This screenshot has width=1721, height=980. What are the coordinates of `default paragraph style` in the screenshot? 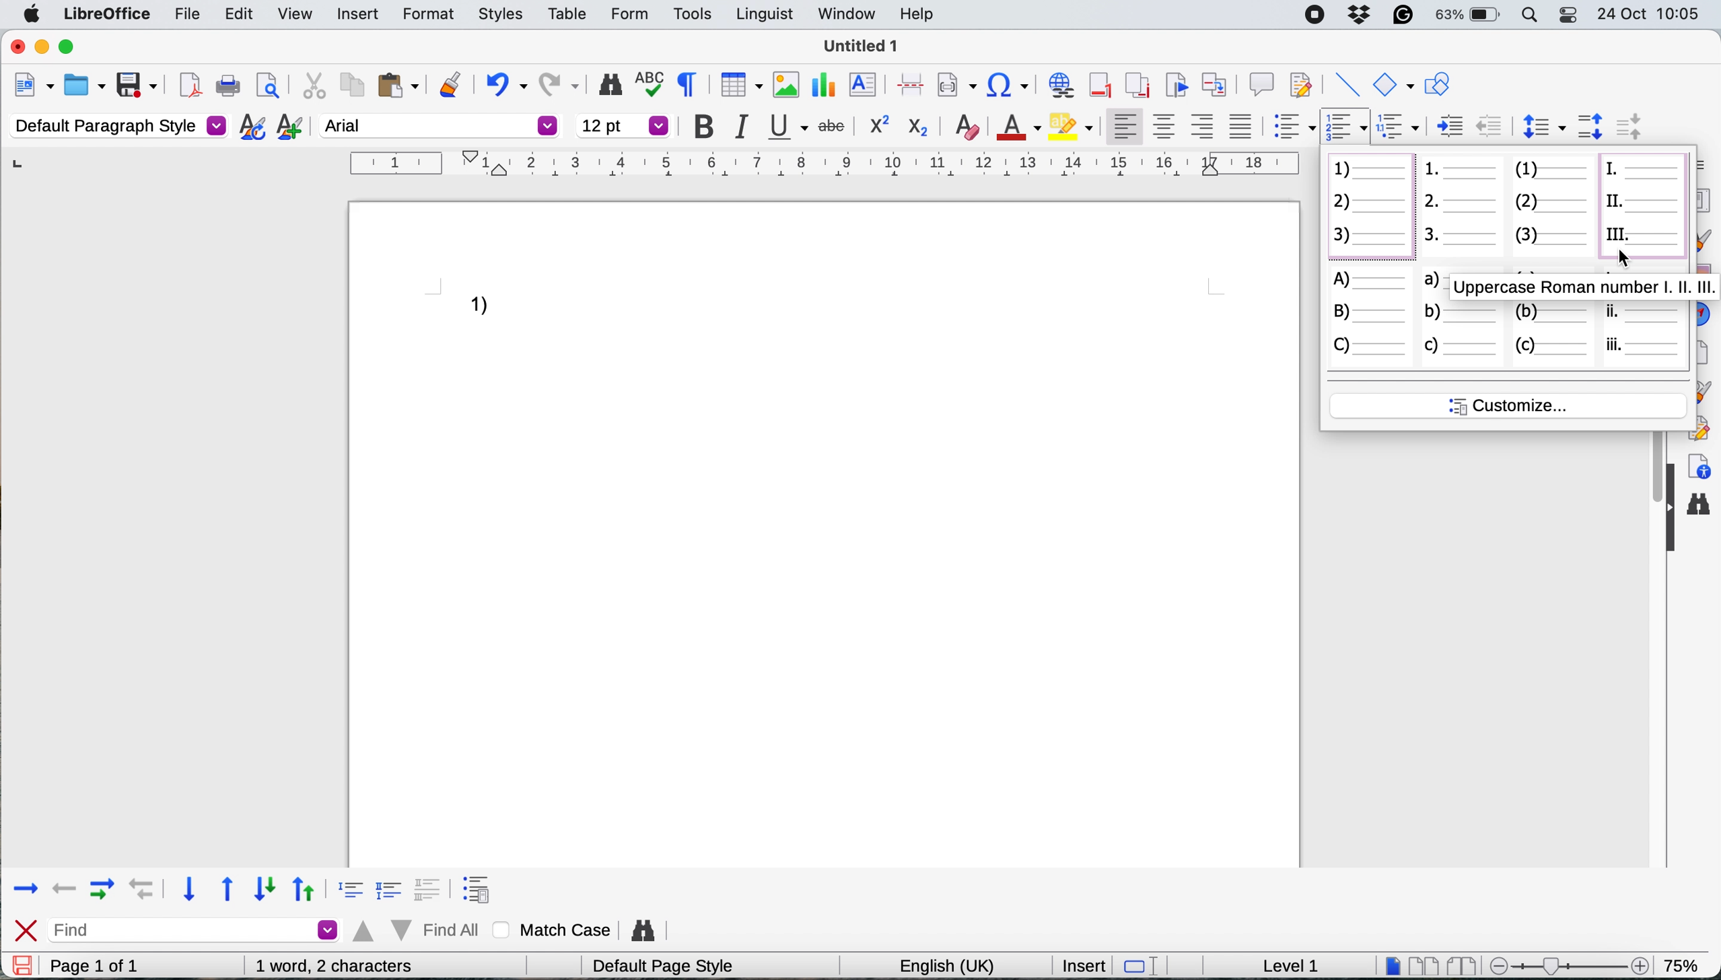 It's located at (118, 125).